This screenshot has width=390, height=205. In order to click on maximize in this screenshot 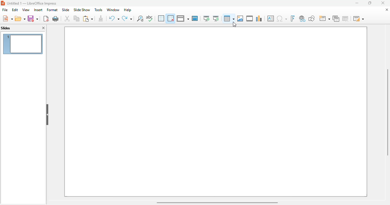, I will do `click(370, 3)`.